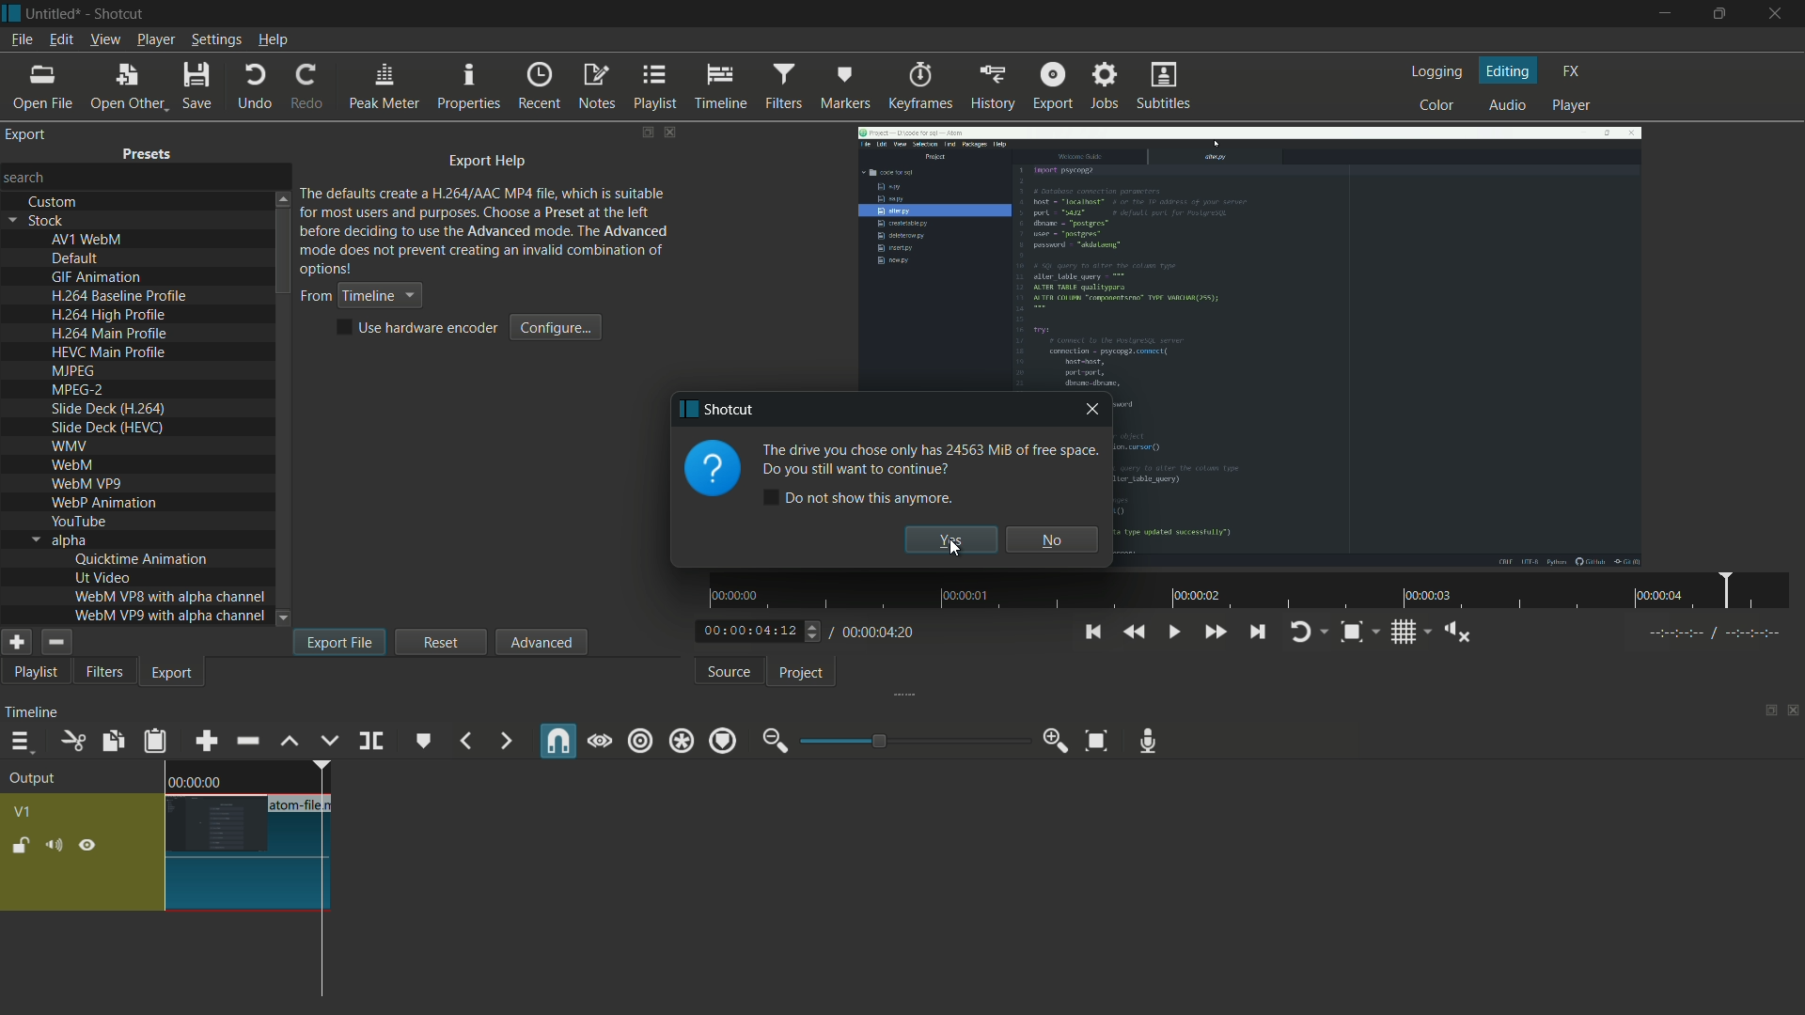 This screenshot has height=1015, width=1805. Describe the element at coordinates (1175, 632) in the screenshot. I see `toggle play or pause` at that location.